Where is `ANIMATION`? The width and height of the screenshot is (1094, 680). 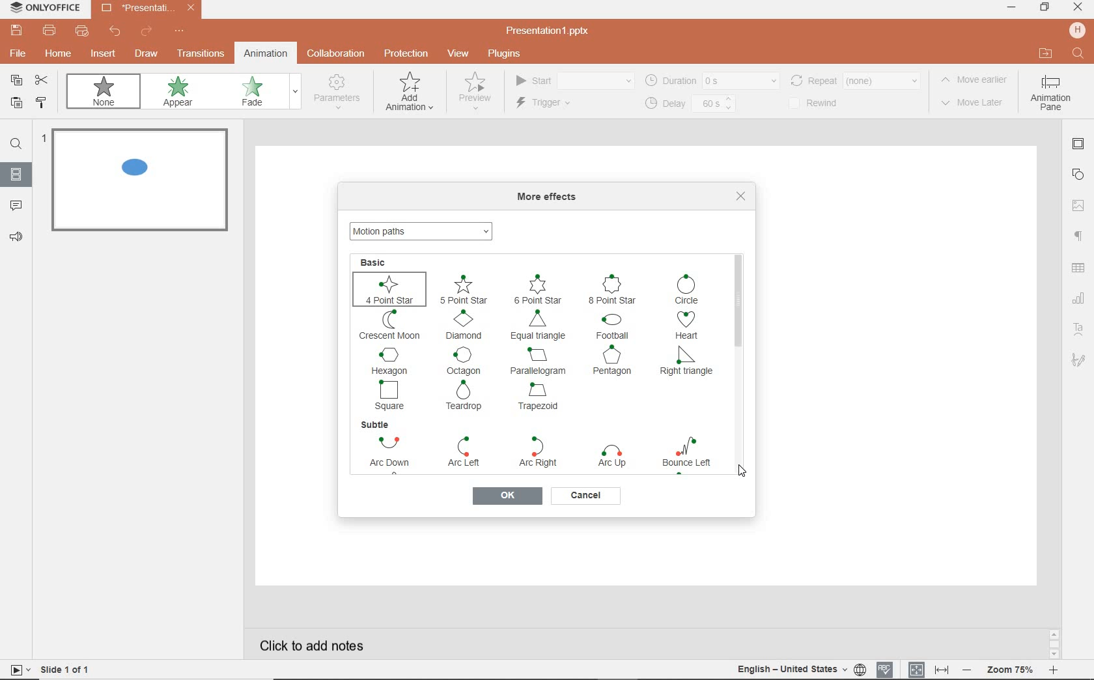 ANIMATION is located at coordinates (410, 94).